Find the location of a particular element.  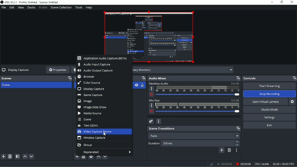

Open source properties is located at coordinates (91, 157).